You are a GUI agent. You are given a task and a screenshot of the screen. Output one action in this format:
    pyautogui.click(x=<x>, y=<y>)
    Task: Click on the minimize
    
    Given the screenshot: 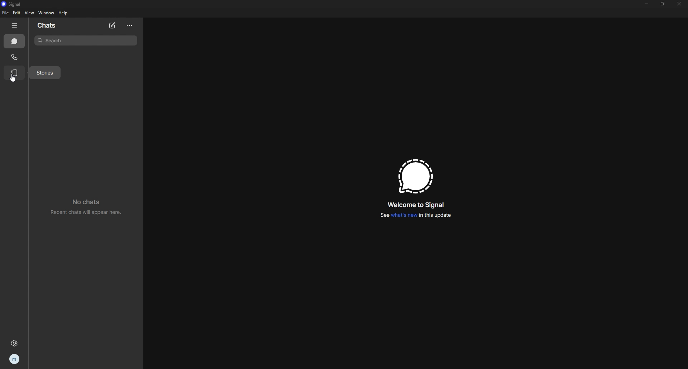 What is the action you would take?
    pyautogui.click(x=646, y=4)
    